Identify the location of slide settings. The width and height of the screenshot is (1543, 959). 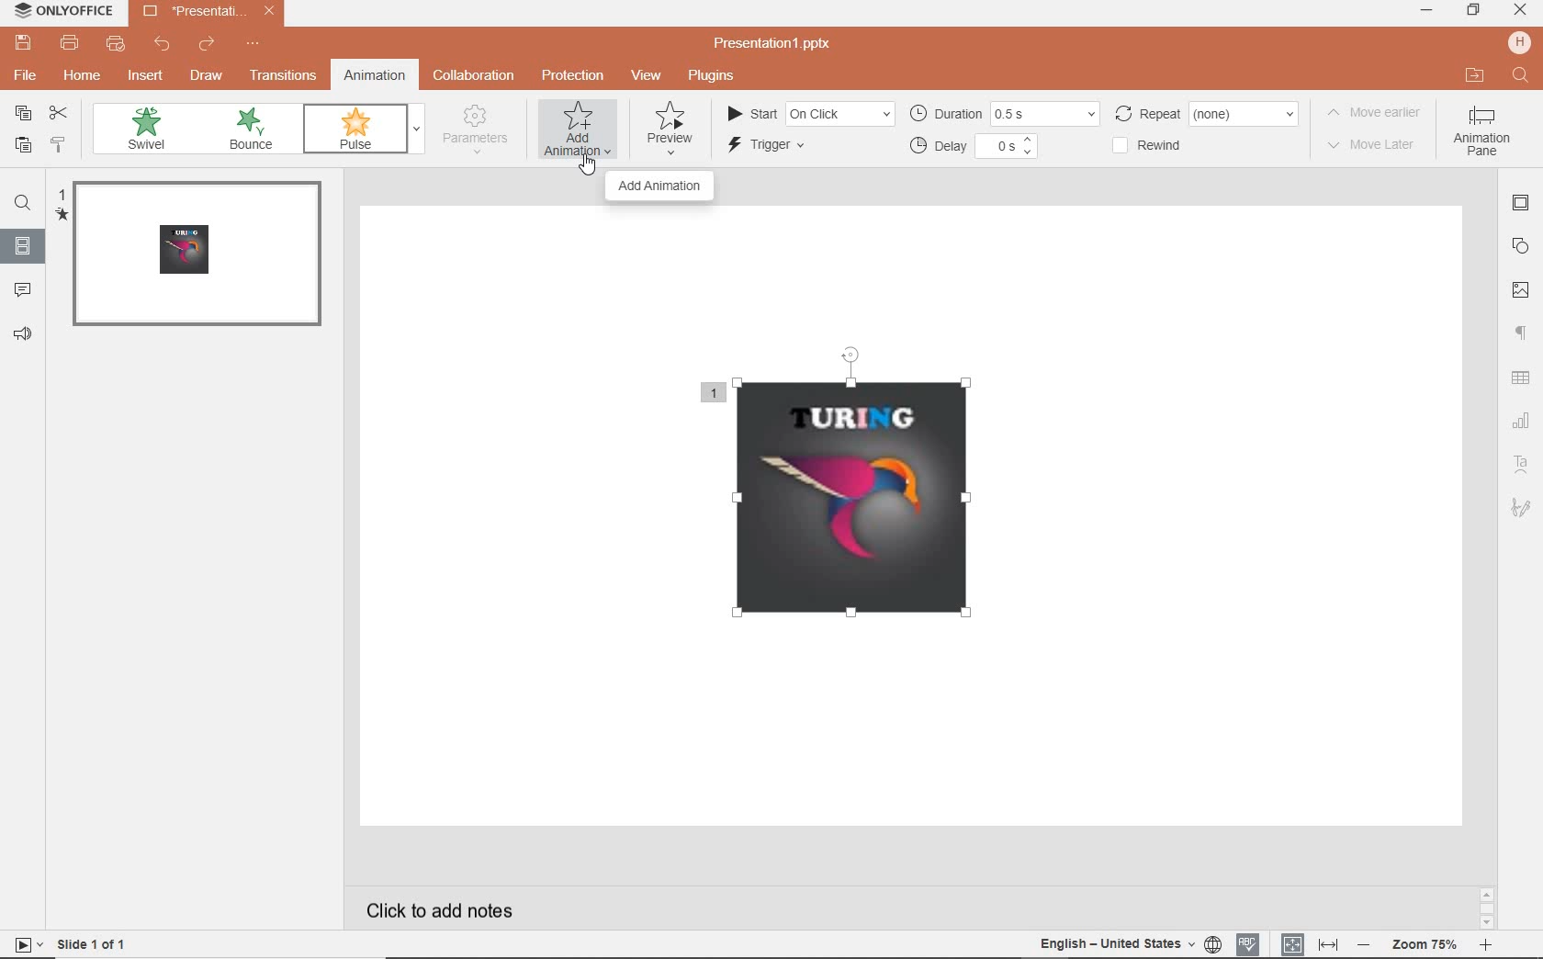
(1521, 203).